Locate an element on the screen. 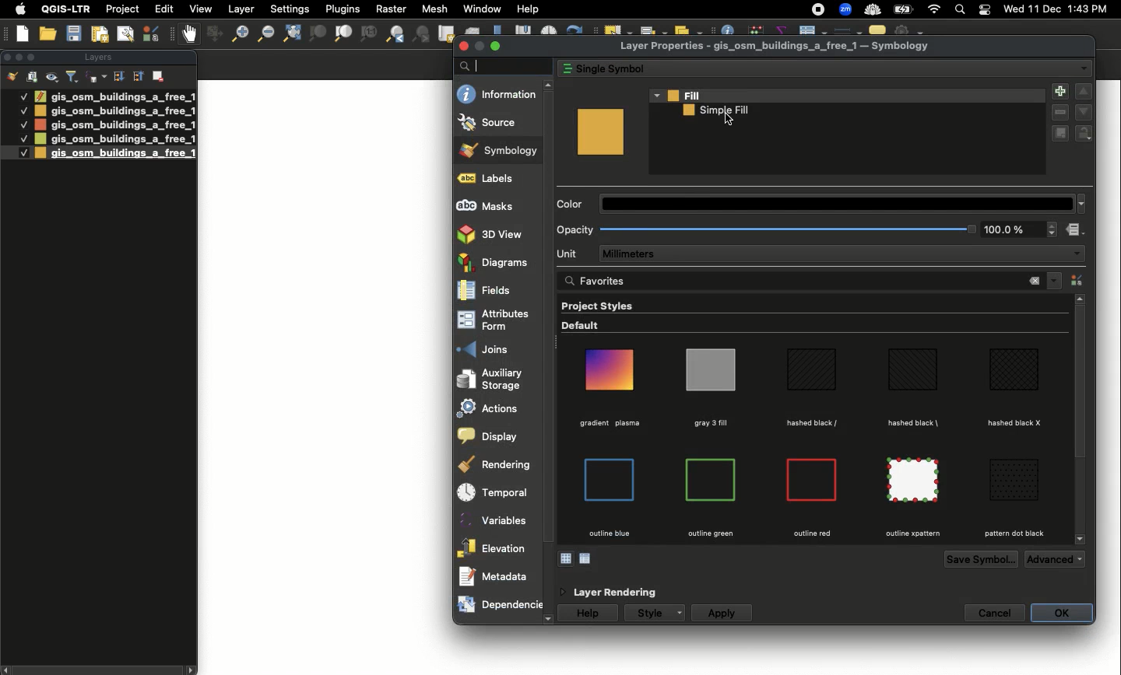  Color is located at coordinates (600, 131).